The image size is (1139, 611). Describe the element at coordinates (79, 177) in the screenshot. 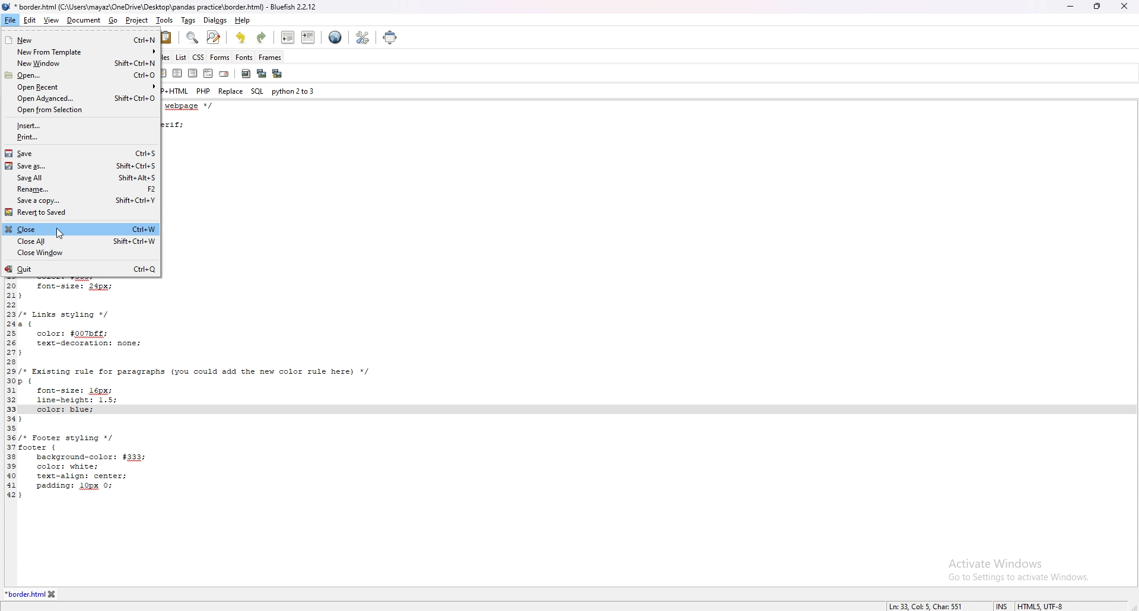

I see `save all` at that location.